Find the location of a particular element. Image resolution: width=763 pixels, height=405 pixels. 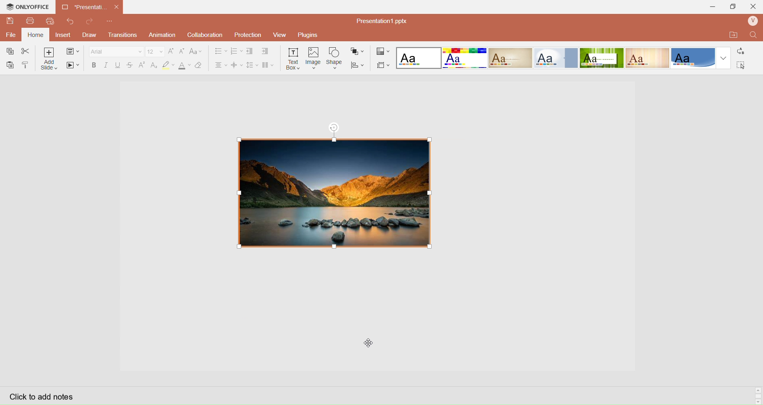

Select Slide Size is located at coordinates (383, 65).